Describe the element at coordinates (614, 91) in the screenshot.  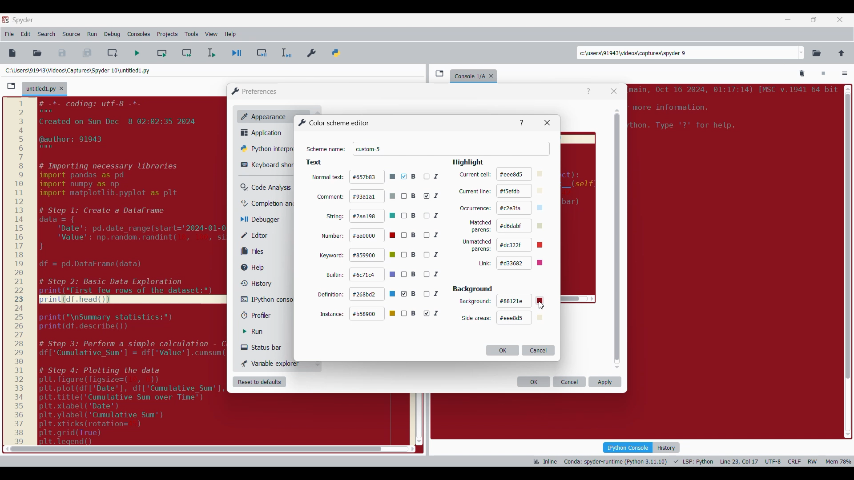
I see `Close` at that location.